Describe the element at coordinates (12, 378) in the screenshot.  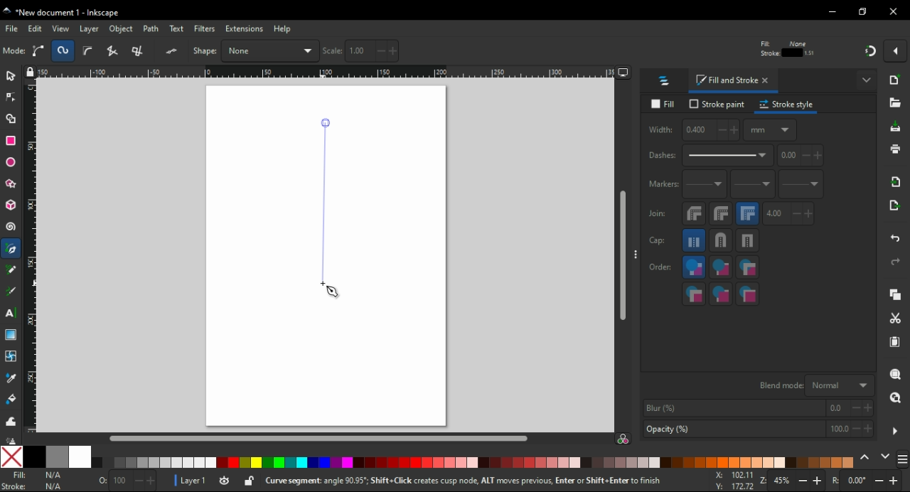
I see `dropper tool` at that location.